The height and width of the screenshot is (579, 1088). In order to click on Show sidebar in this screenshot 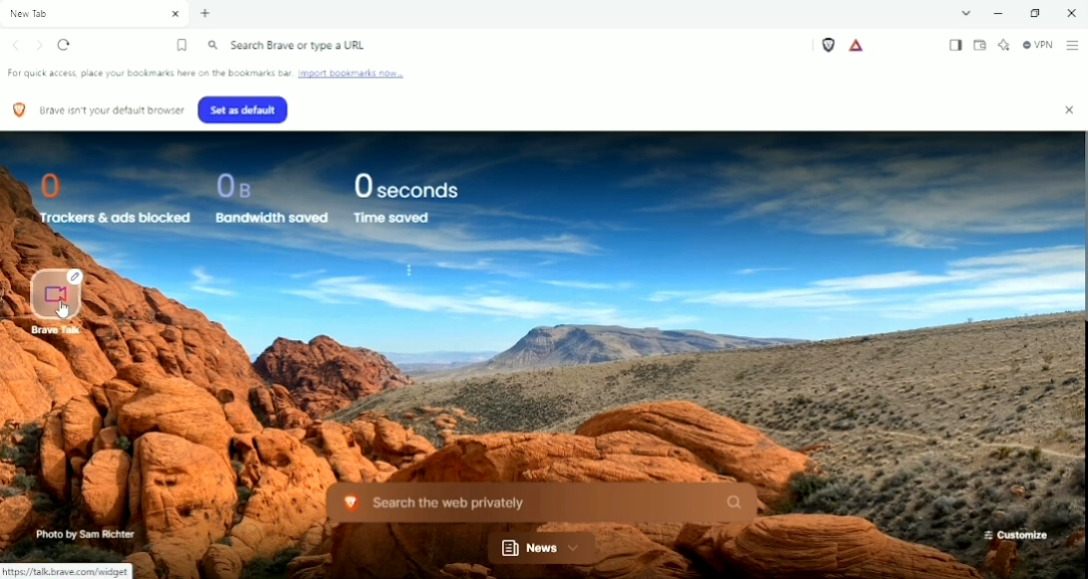, I will do `click(956, 45)`.